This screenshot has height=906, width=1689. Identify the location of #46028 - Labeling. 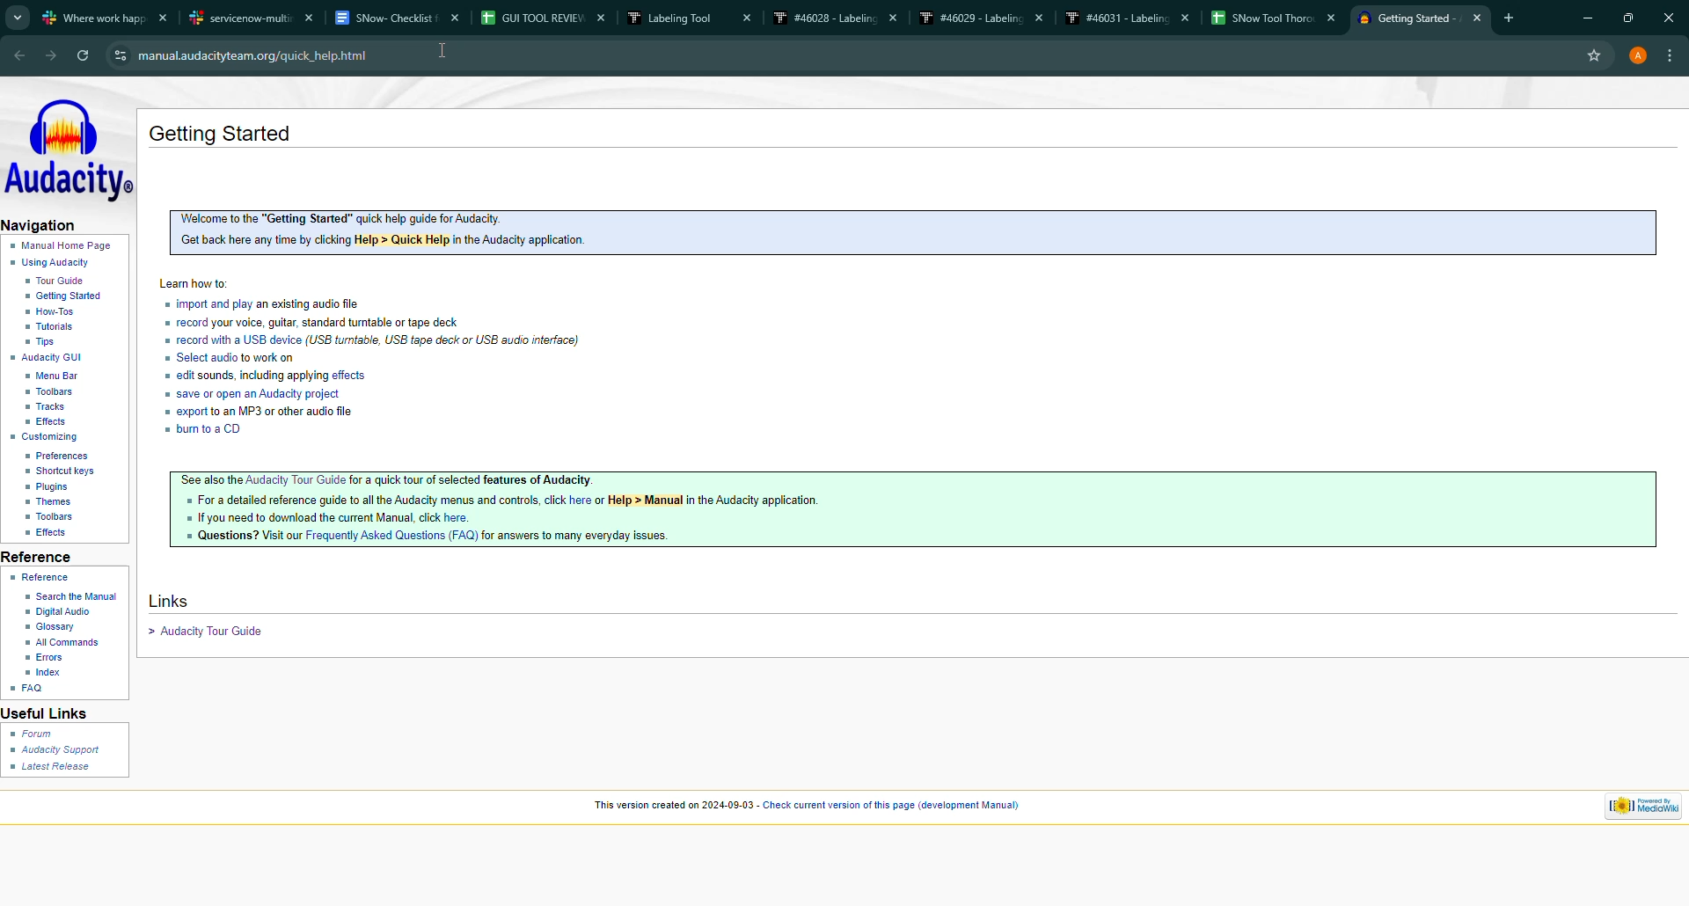
(836, 18).